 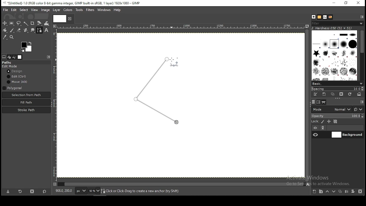 I want to click on move layer one step up, so click(x=328, y=192).